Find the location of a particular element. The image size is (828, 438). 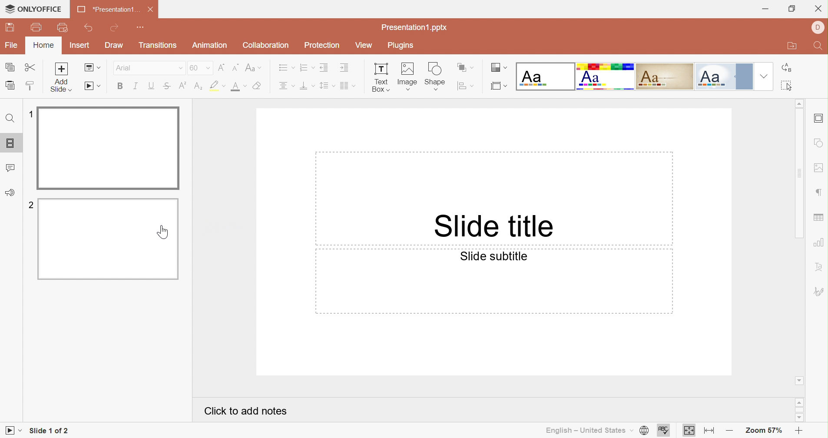

Print is located at coordinates (36, 27).